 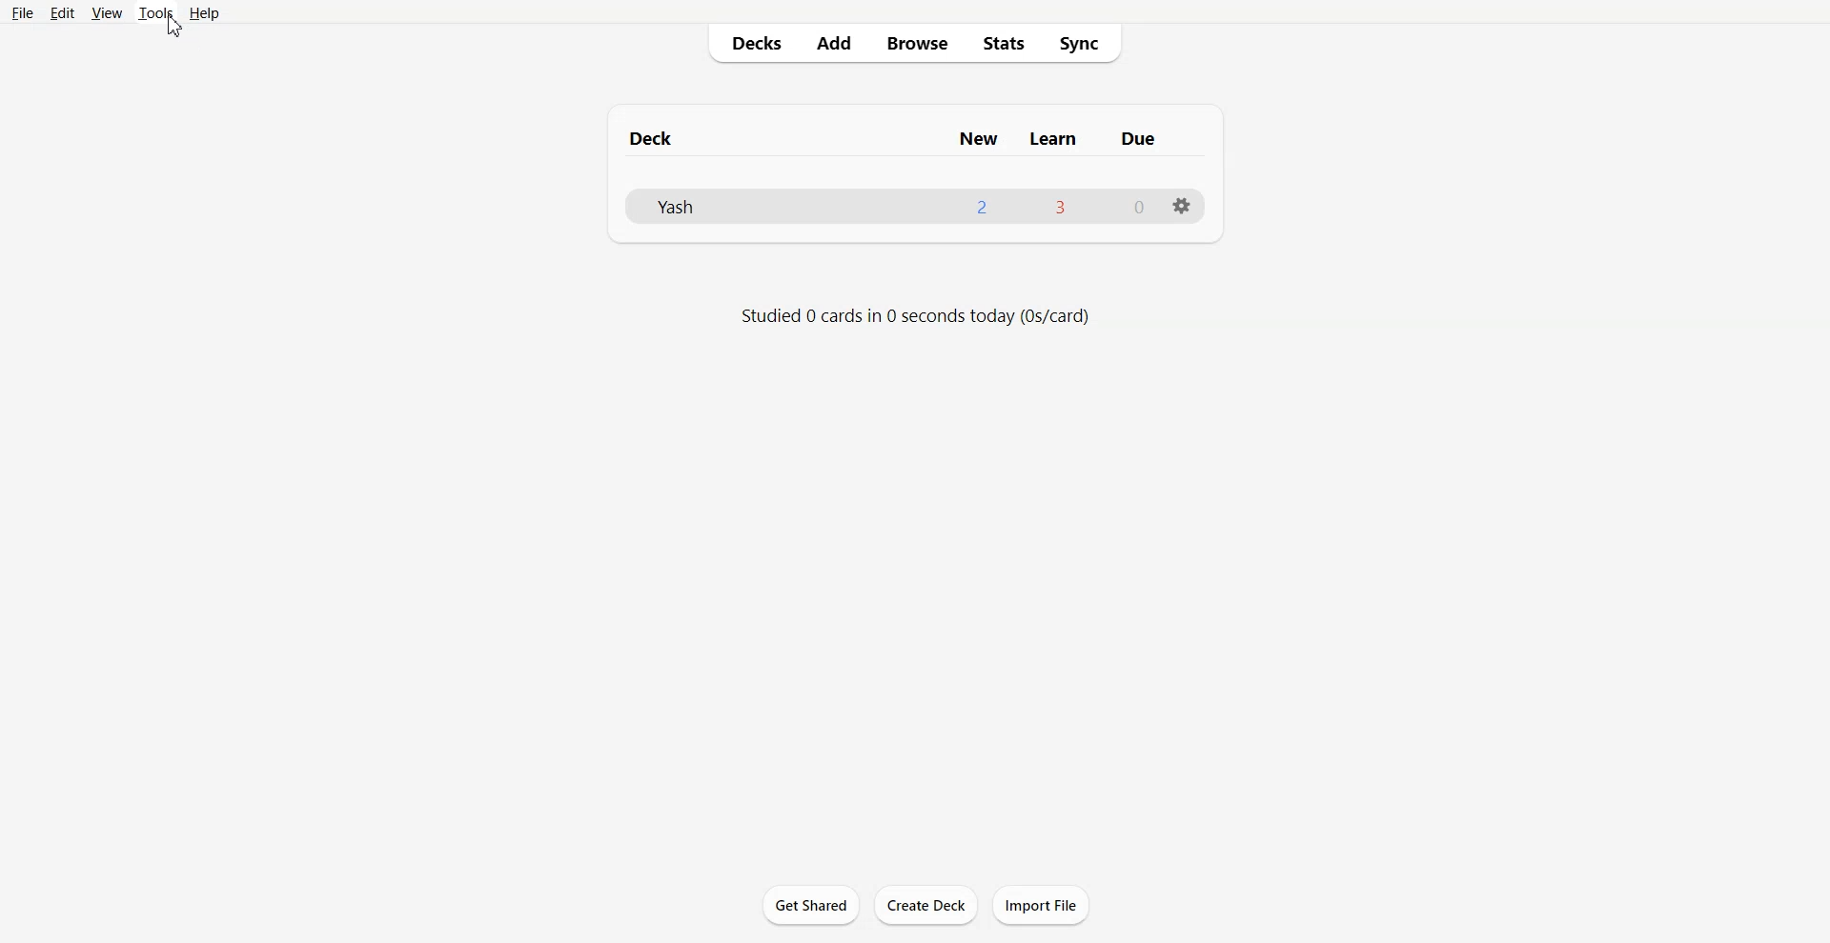 I want to click on Get Shared, so click(x=812, y=905).